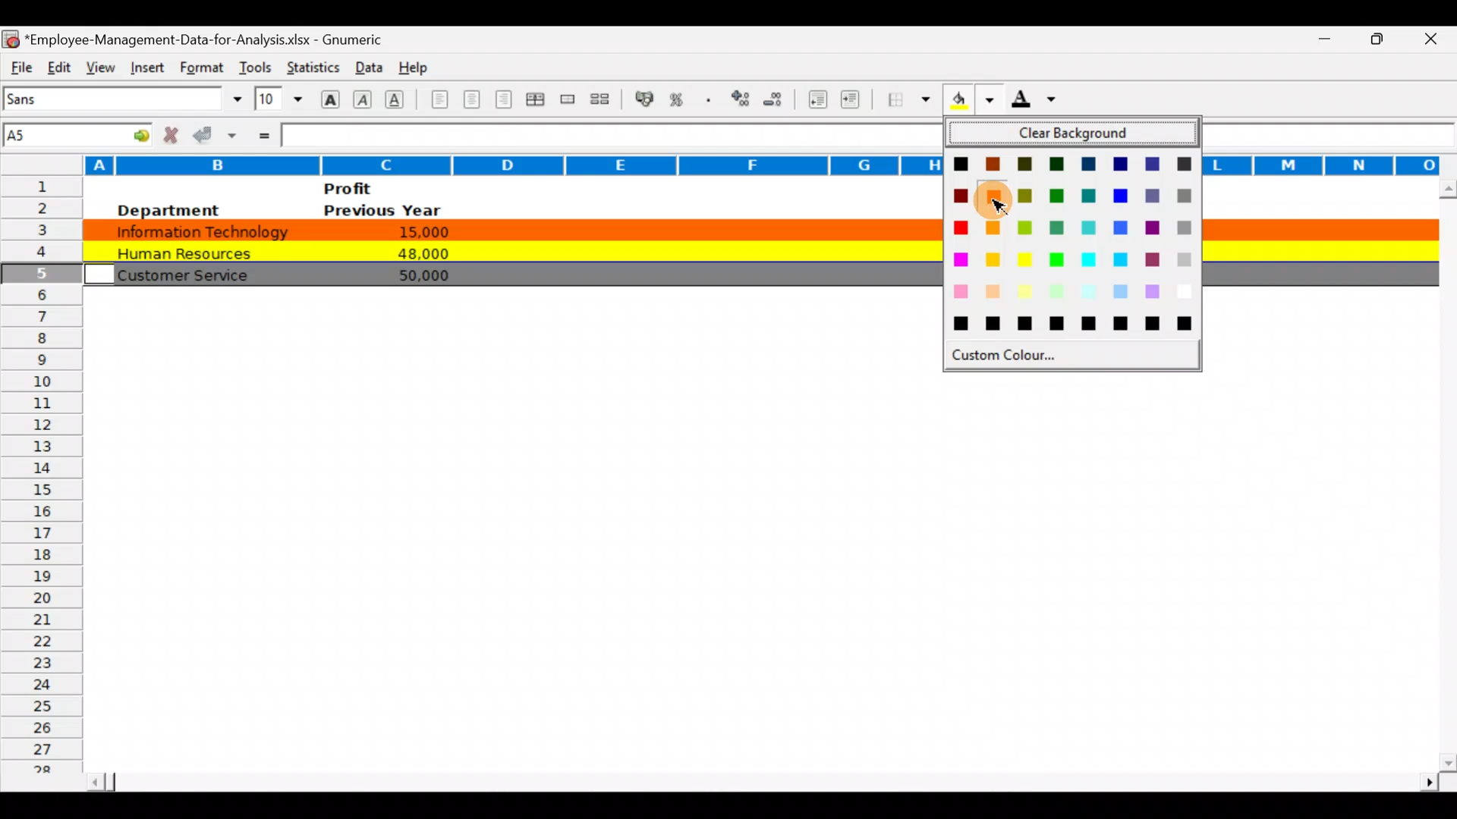 Image resolution: width=1457 pixels, height=819 pixels. What do you see at coordinates (365, 64) in the screenshot?
I see `Data` at bounding box center [365, 64].